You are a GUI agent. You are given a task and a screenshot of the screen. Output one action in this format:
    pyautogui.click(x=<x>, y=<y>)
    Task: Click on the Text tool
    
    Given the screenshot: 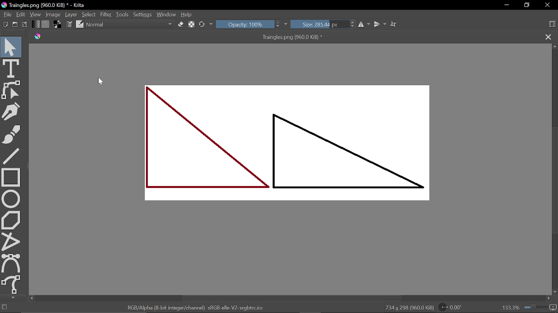 What is the action you would take?
    pyautogui.click(x=11, y=68)
    